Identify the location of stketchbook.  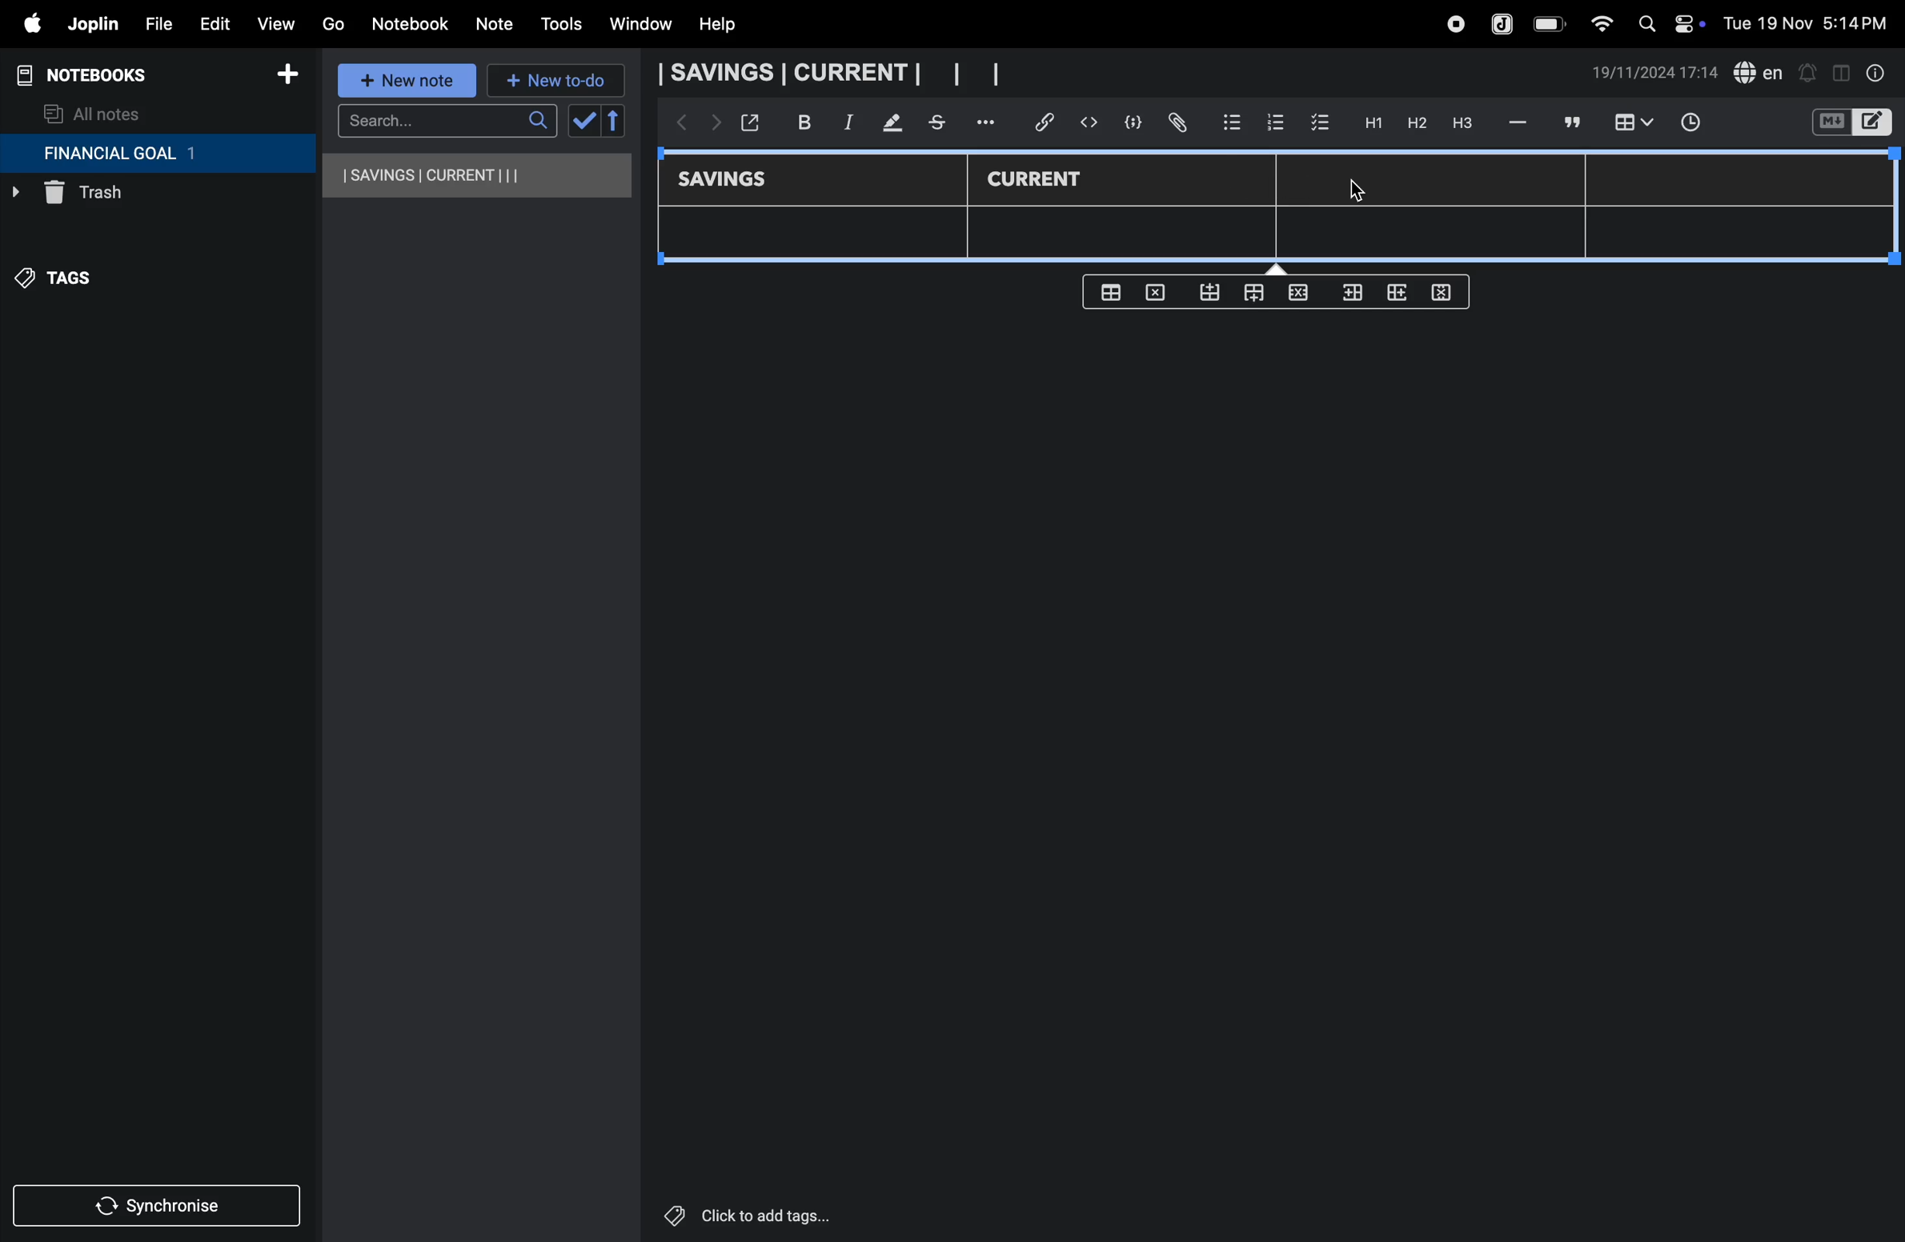
(939, 125).